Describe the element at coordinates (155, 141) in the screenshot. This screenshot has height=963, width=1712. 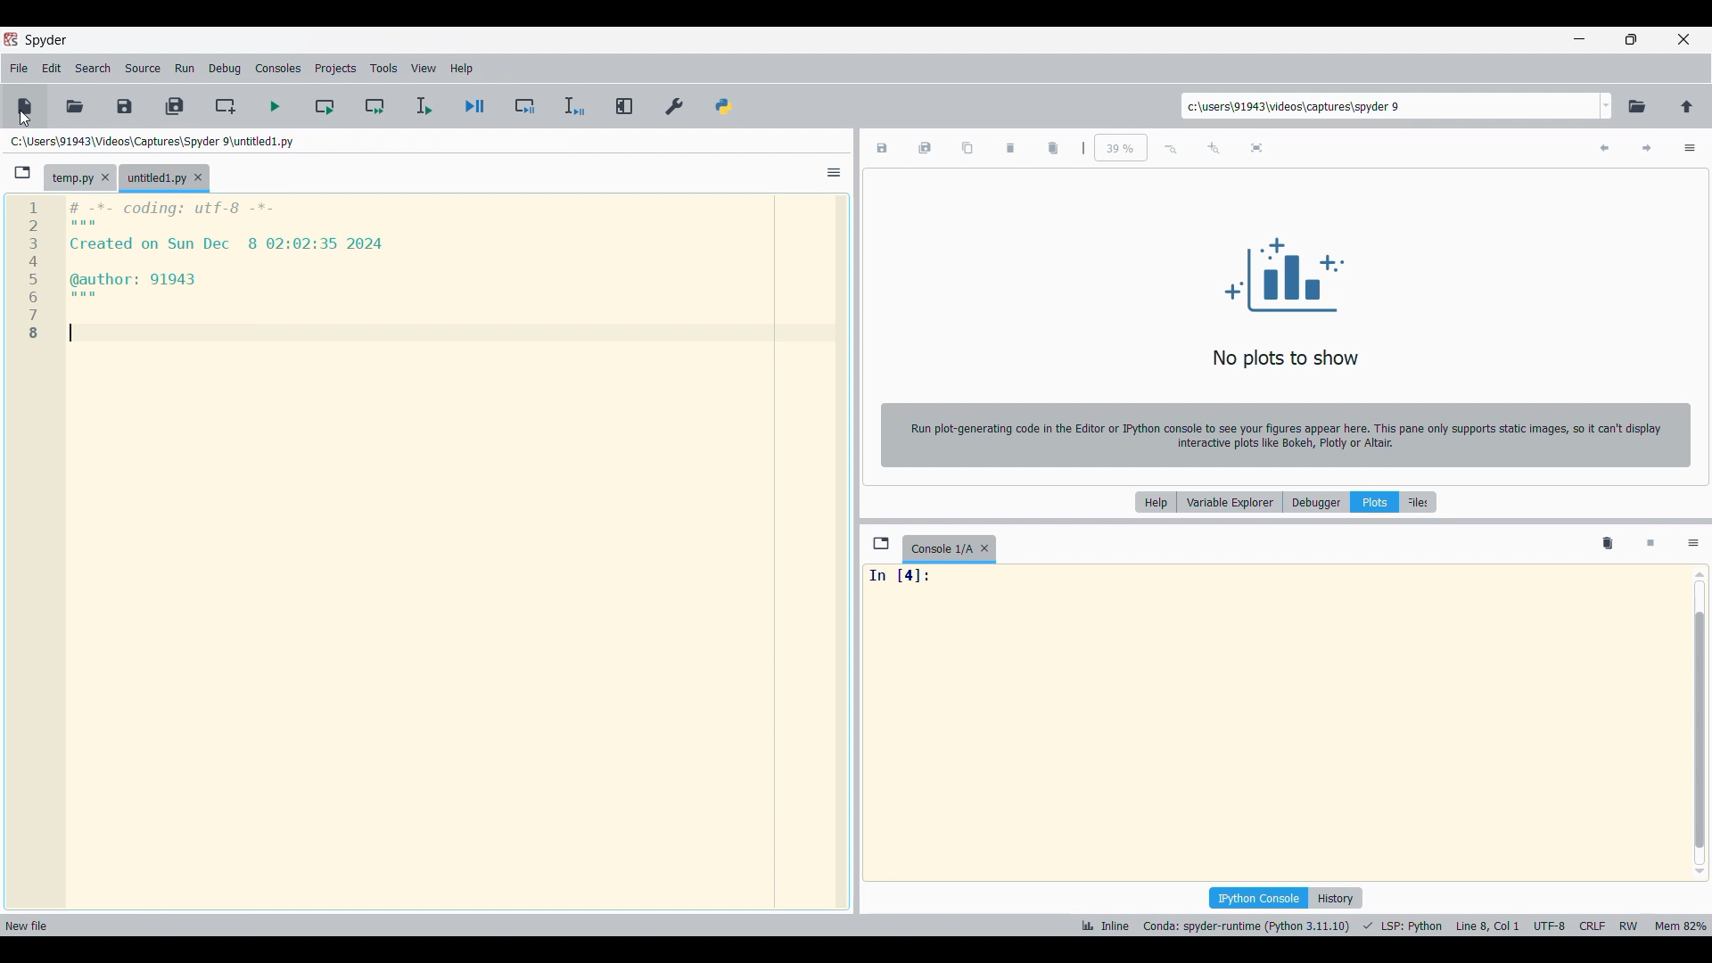
I see `Location of new file` at that location.